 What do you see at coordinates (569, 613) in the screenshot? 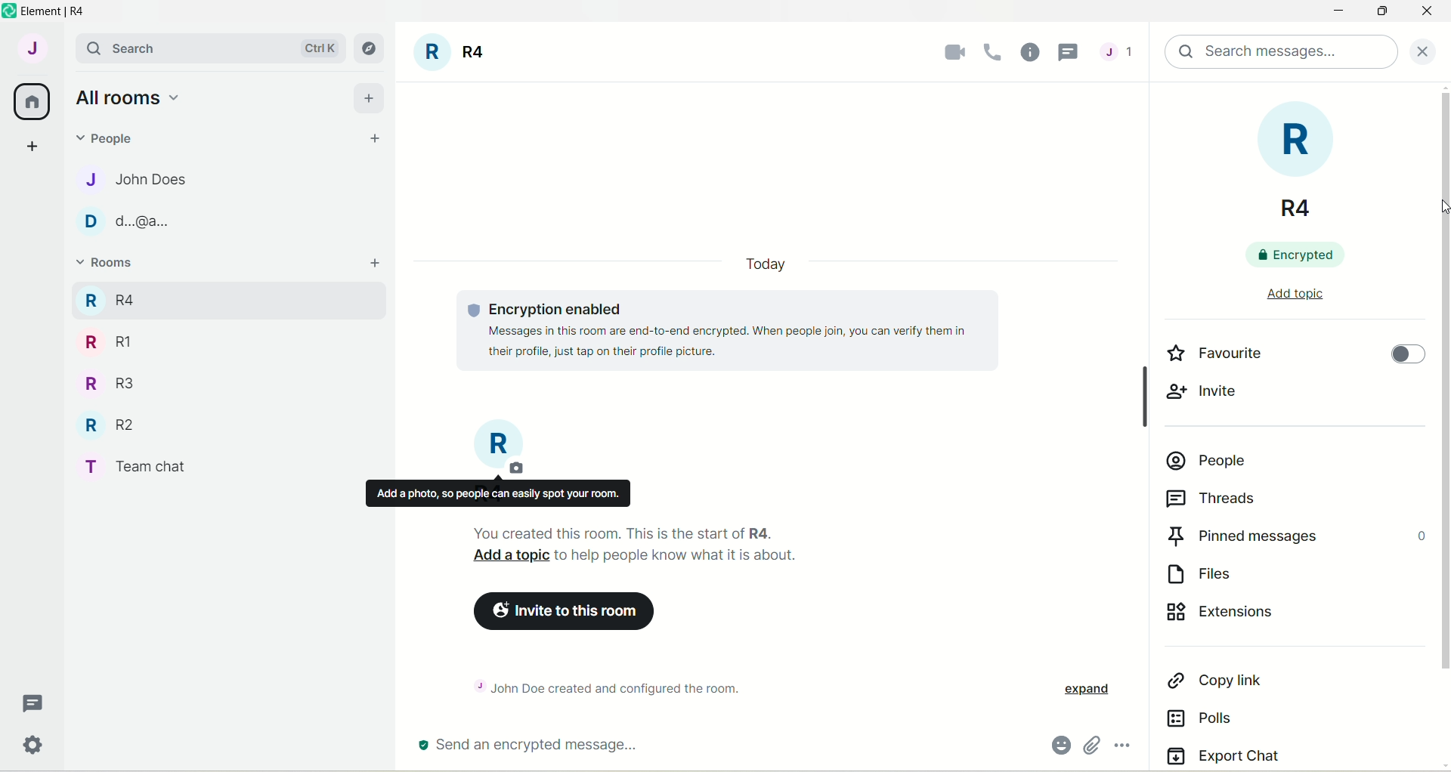
I see `invite to this room` at bounding box center [569, 613].